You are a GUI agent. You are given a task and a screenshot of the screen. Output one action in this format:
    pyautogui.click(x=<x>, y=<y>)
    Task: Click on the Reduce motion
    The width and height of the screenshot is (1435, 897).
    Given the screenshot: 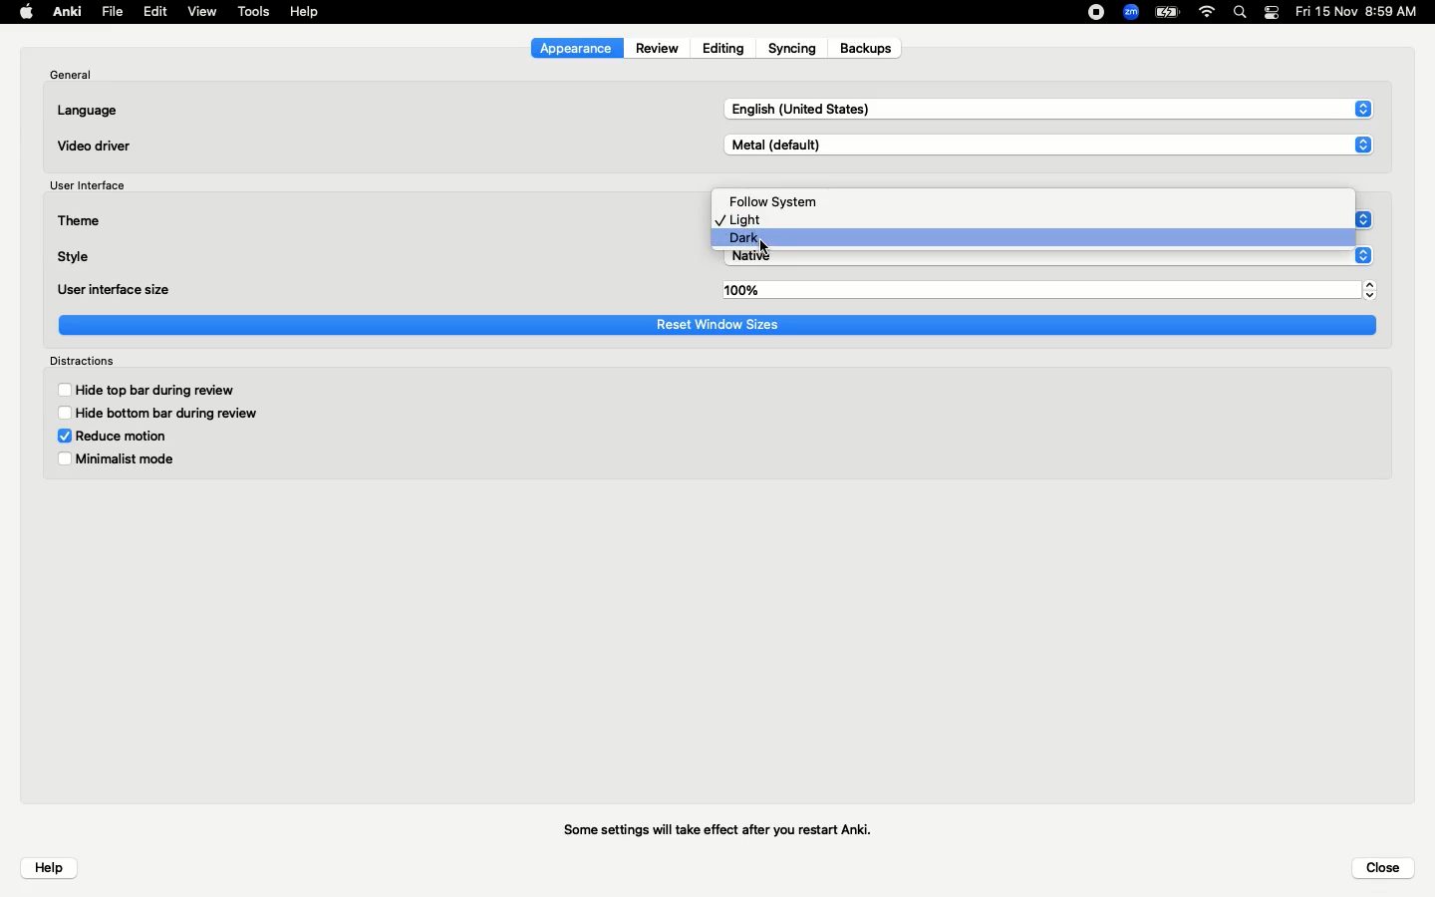 What is the action you would take?
    pyautogui.click(x=113, y=435)
    